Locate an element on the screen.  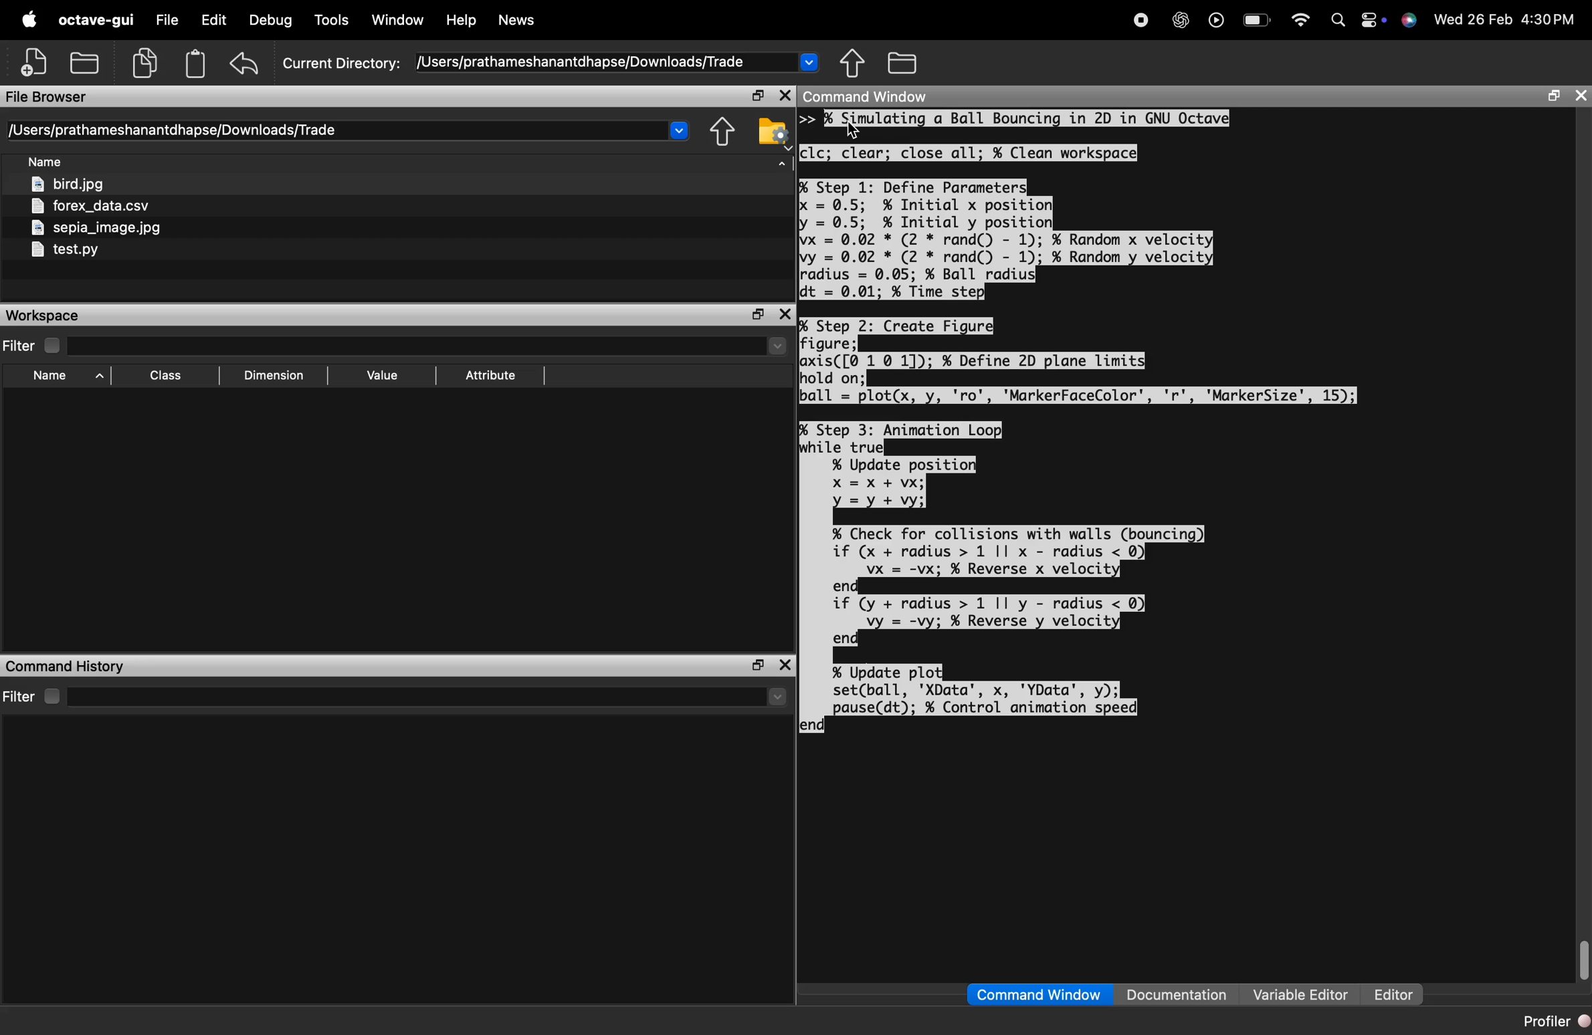
Drop-down  is located at coordinates (777, 697).